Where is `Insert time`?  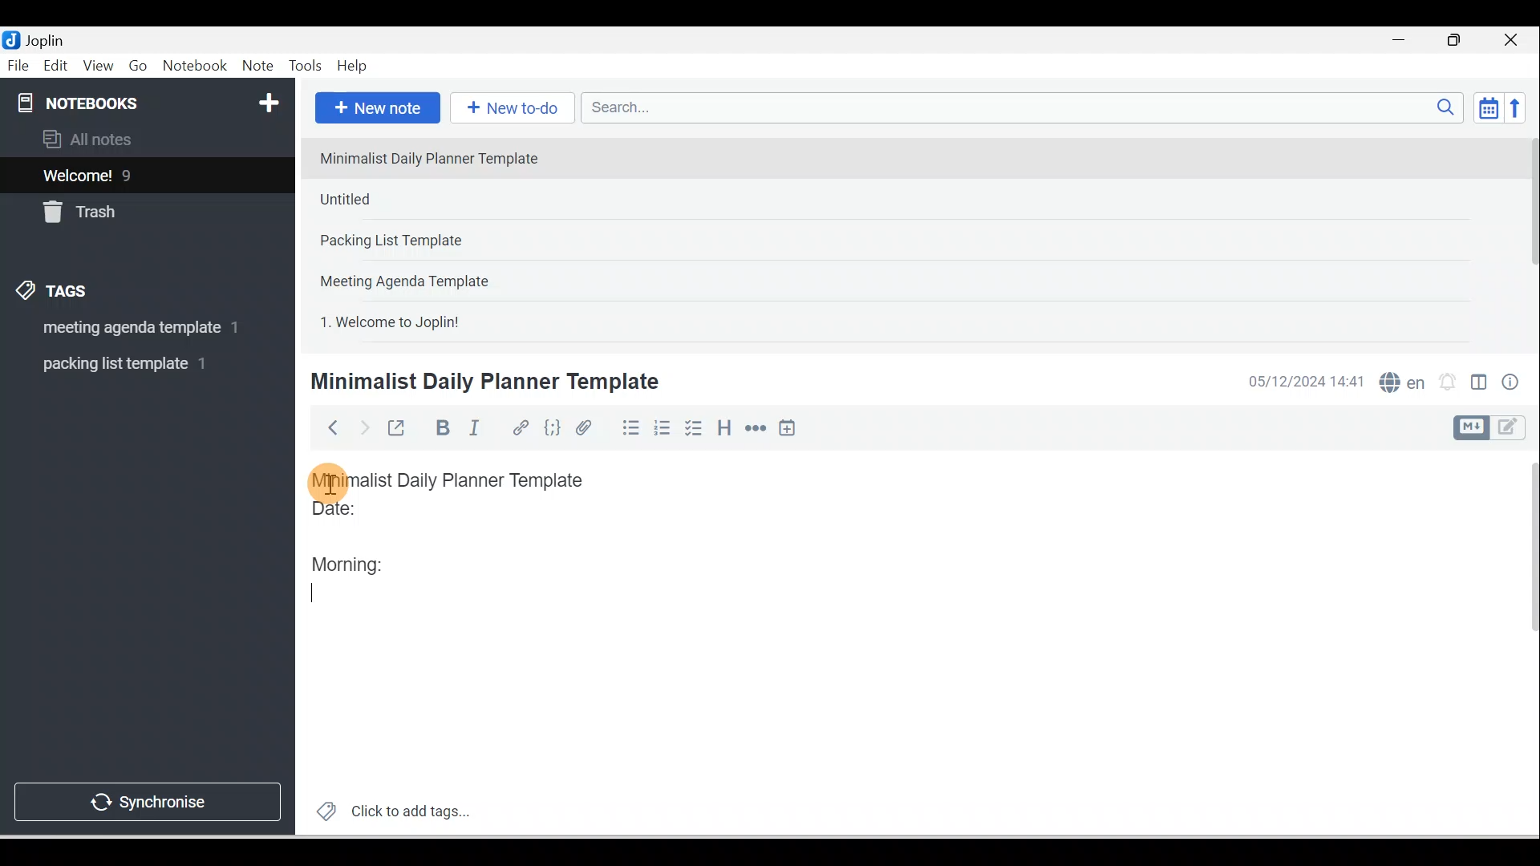 Insert time is located at coordinates (787, 429).